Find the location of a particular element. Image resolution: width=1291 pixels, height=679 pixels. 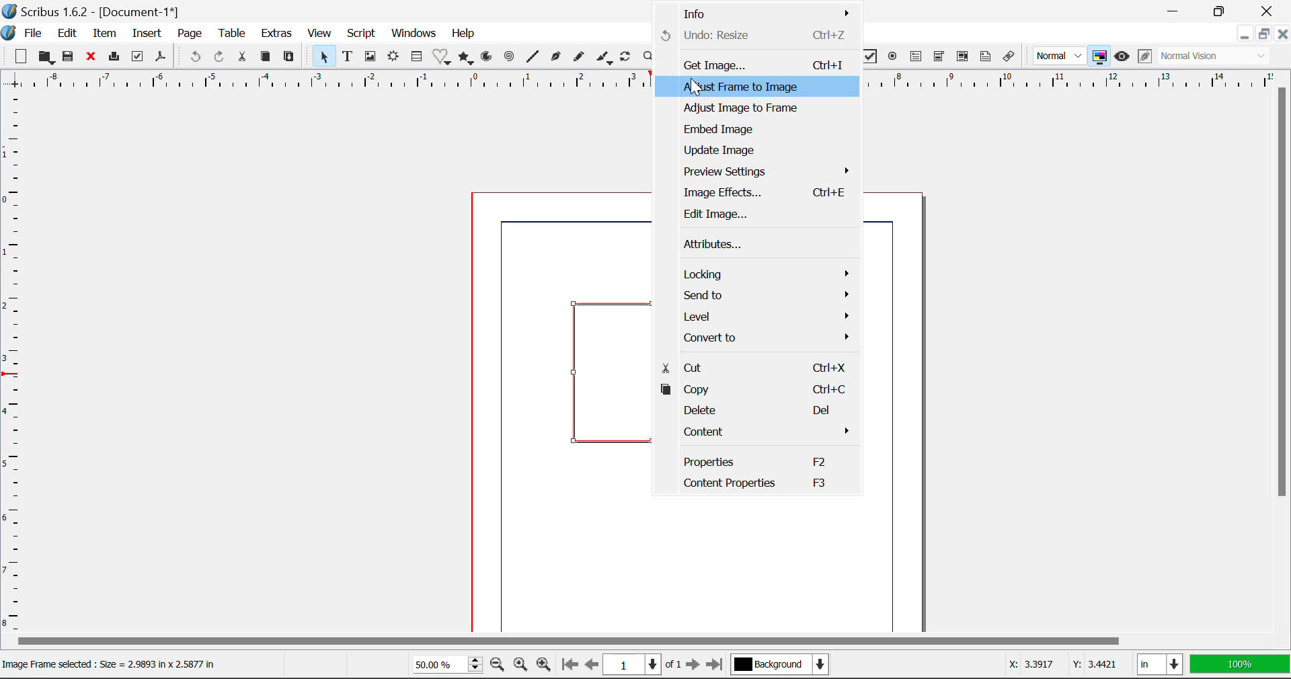

Open is located at coordinates (46, 58).